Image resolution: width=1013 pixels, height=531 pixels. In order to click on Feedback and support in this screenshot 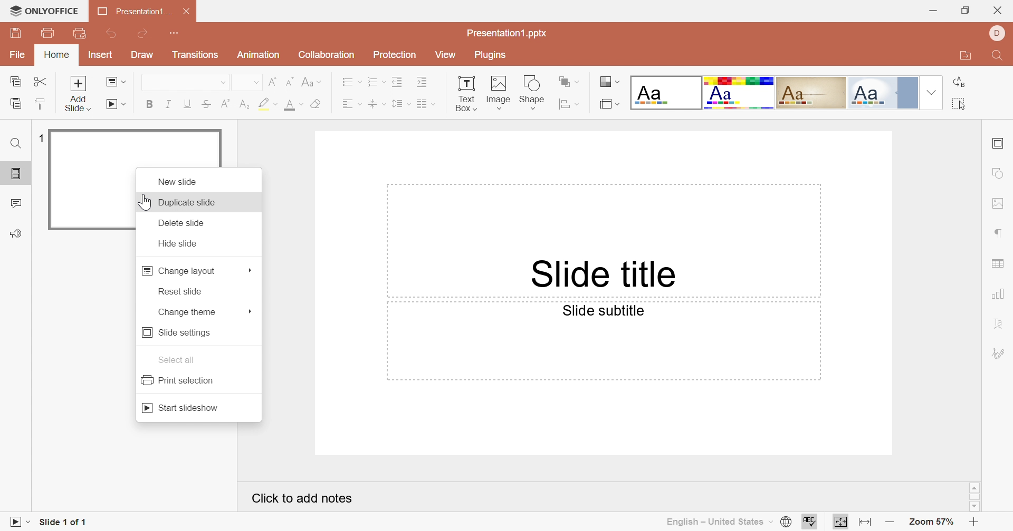, I will do `click(17, 232)`.